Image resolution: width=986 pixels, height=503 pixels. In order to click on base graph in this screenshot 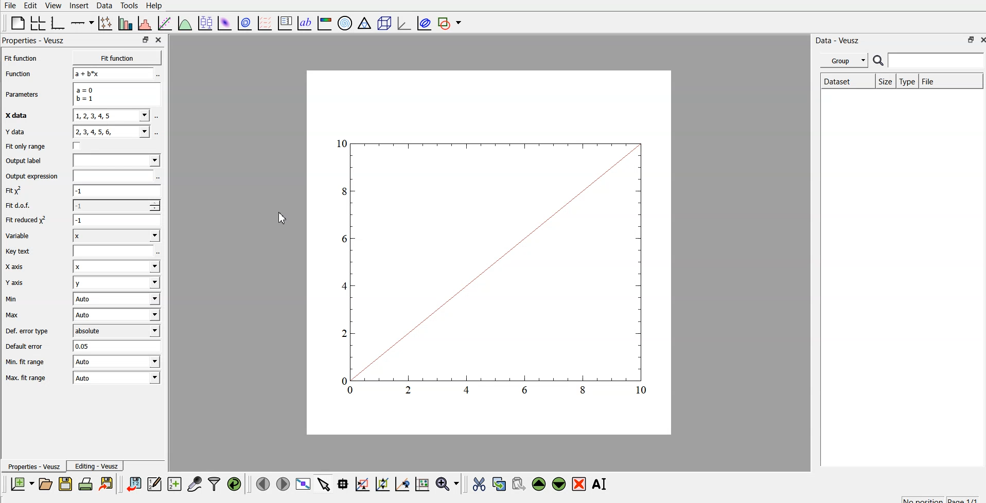, I will do `click(57, 24)`.